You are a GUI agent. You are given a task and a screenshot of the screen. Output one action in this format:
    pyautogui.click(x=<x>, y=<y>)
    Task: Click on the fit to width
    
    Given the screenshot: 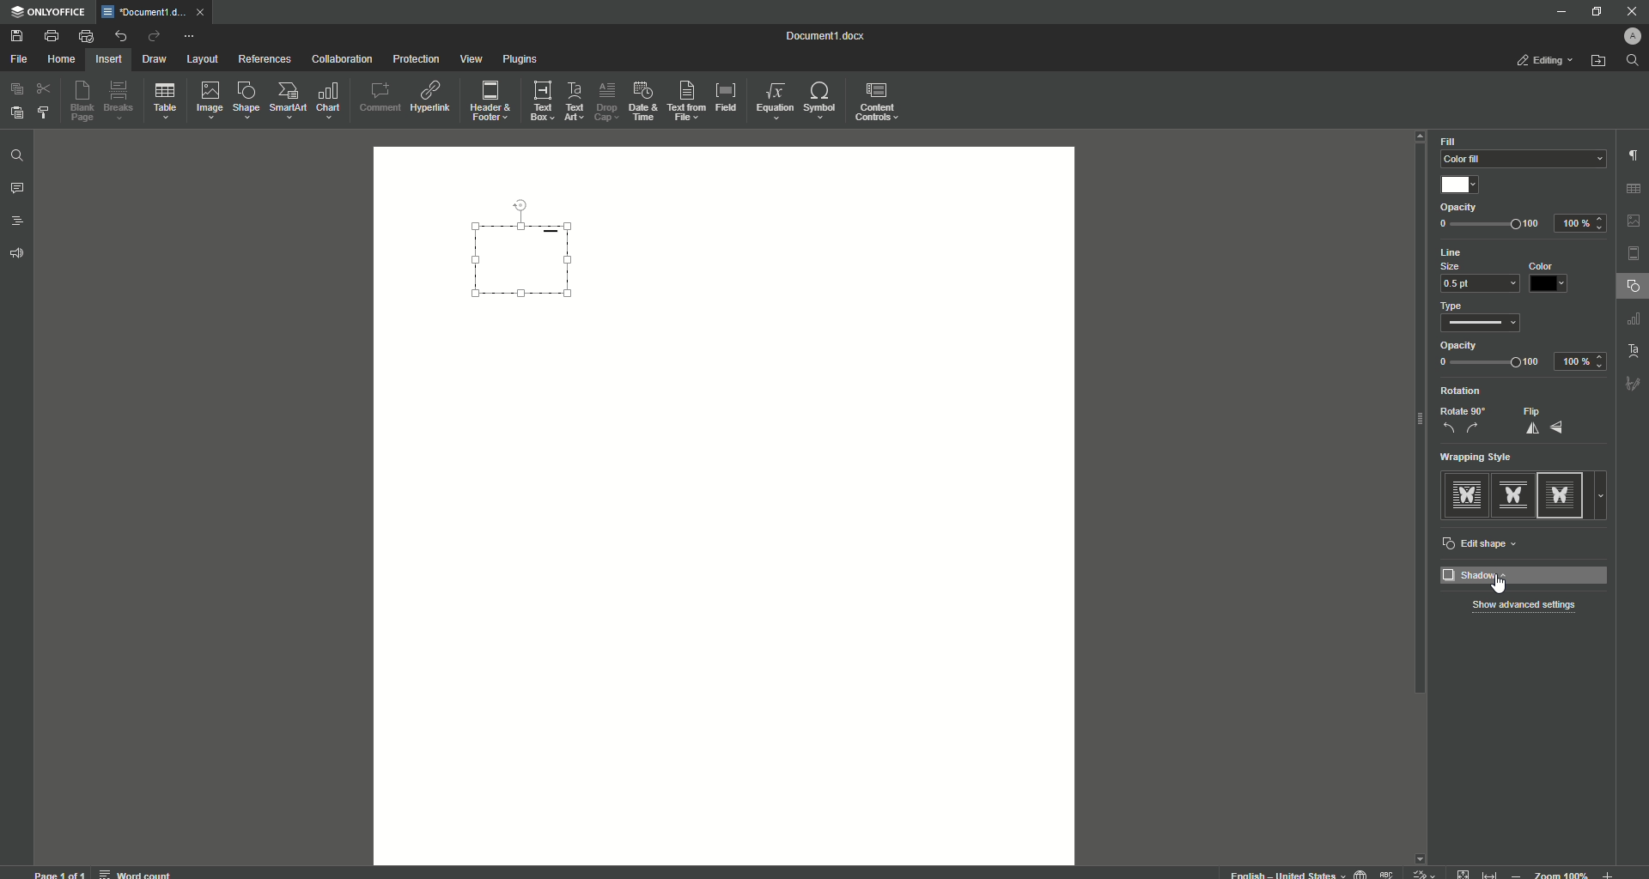 What is the action you would take?
    pyautogui.click(x=1493, y=872)
    